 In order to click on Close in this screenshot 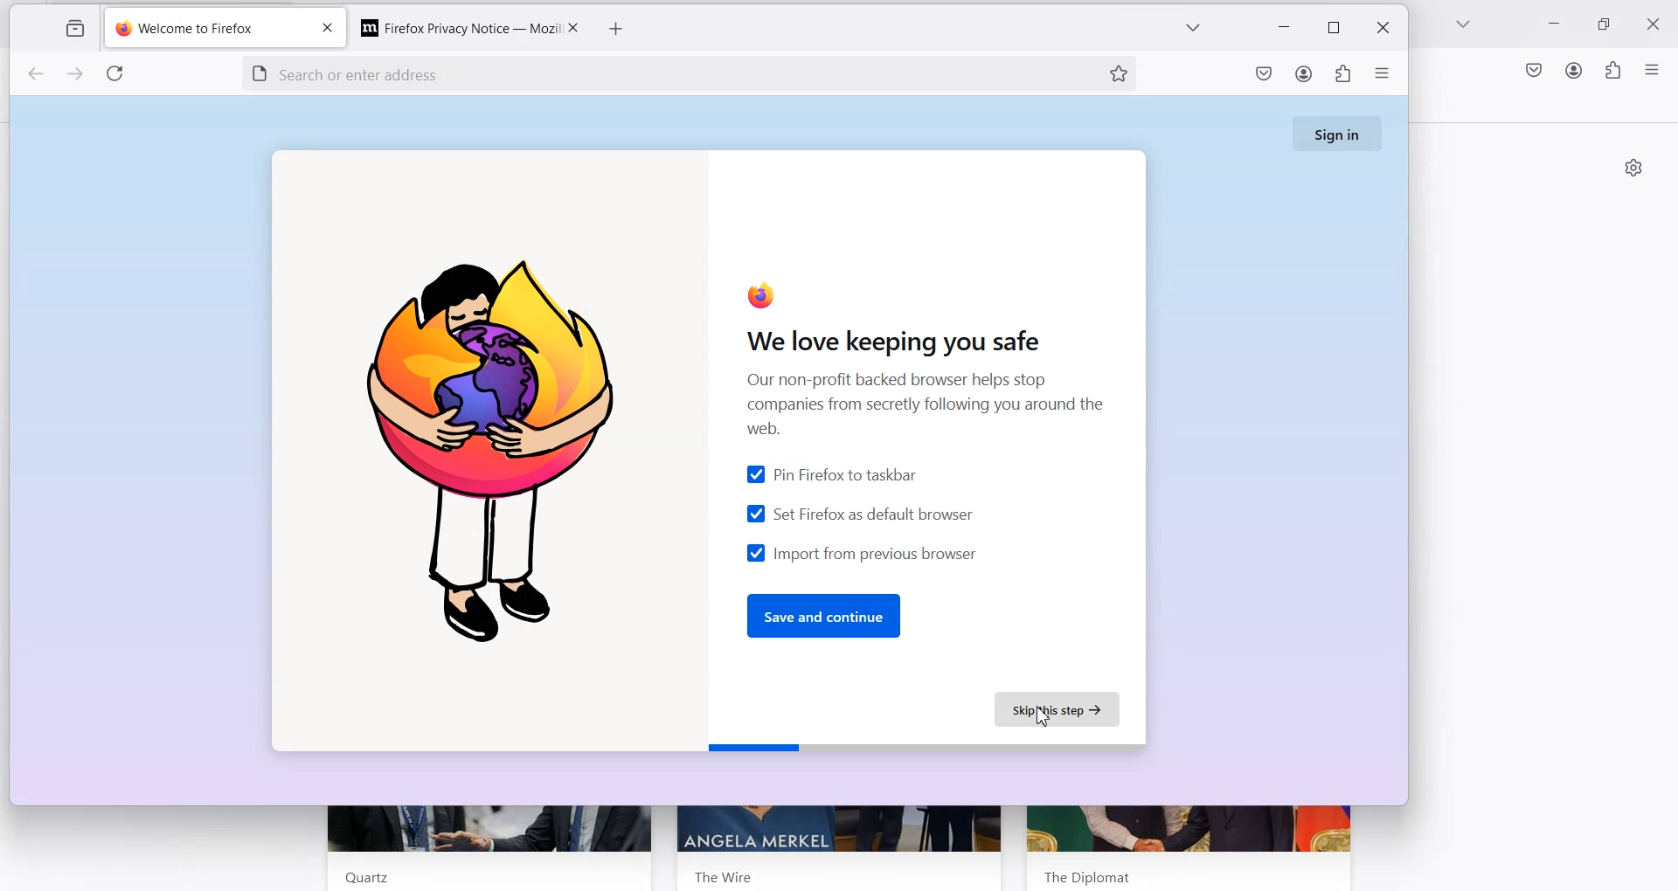, I will do `click(1658, 23)`.